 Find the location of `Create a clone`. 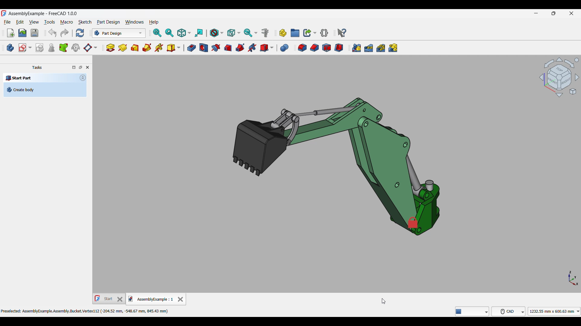

Create a clone is located at coordinates (76, 47).